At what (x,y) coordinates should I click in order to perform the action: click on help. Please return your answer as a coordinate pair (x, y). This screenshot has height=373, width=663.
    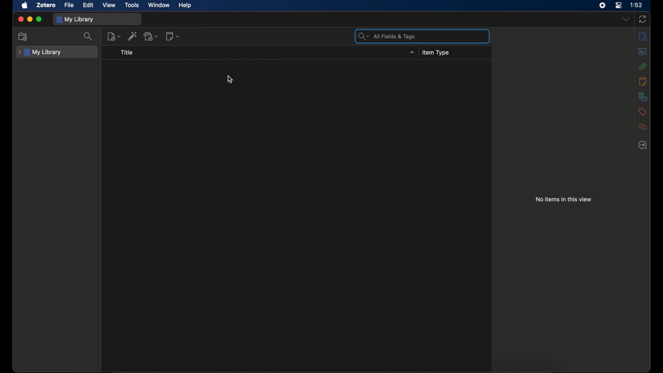
    Looking at the image, I should click on (186, 6).